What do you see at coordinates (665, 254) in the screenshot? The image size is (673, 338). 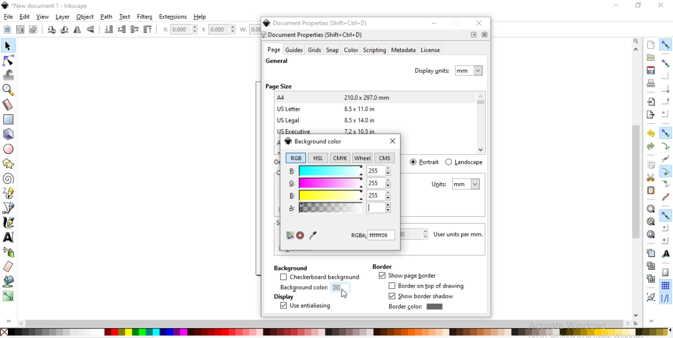 I see `snap text anchors and baselines` at bounding box center [665, 254].